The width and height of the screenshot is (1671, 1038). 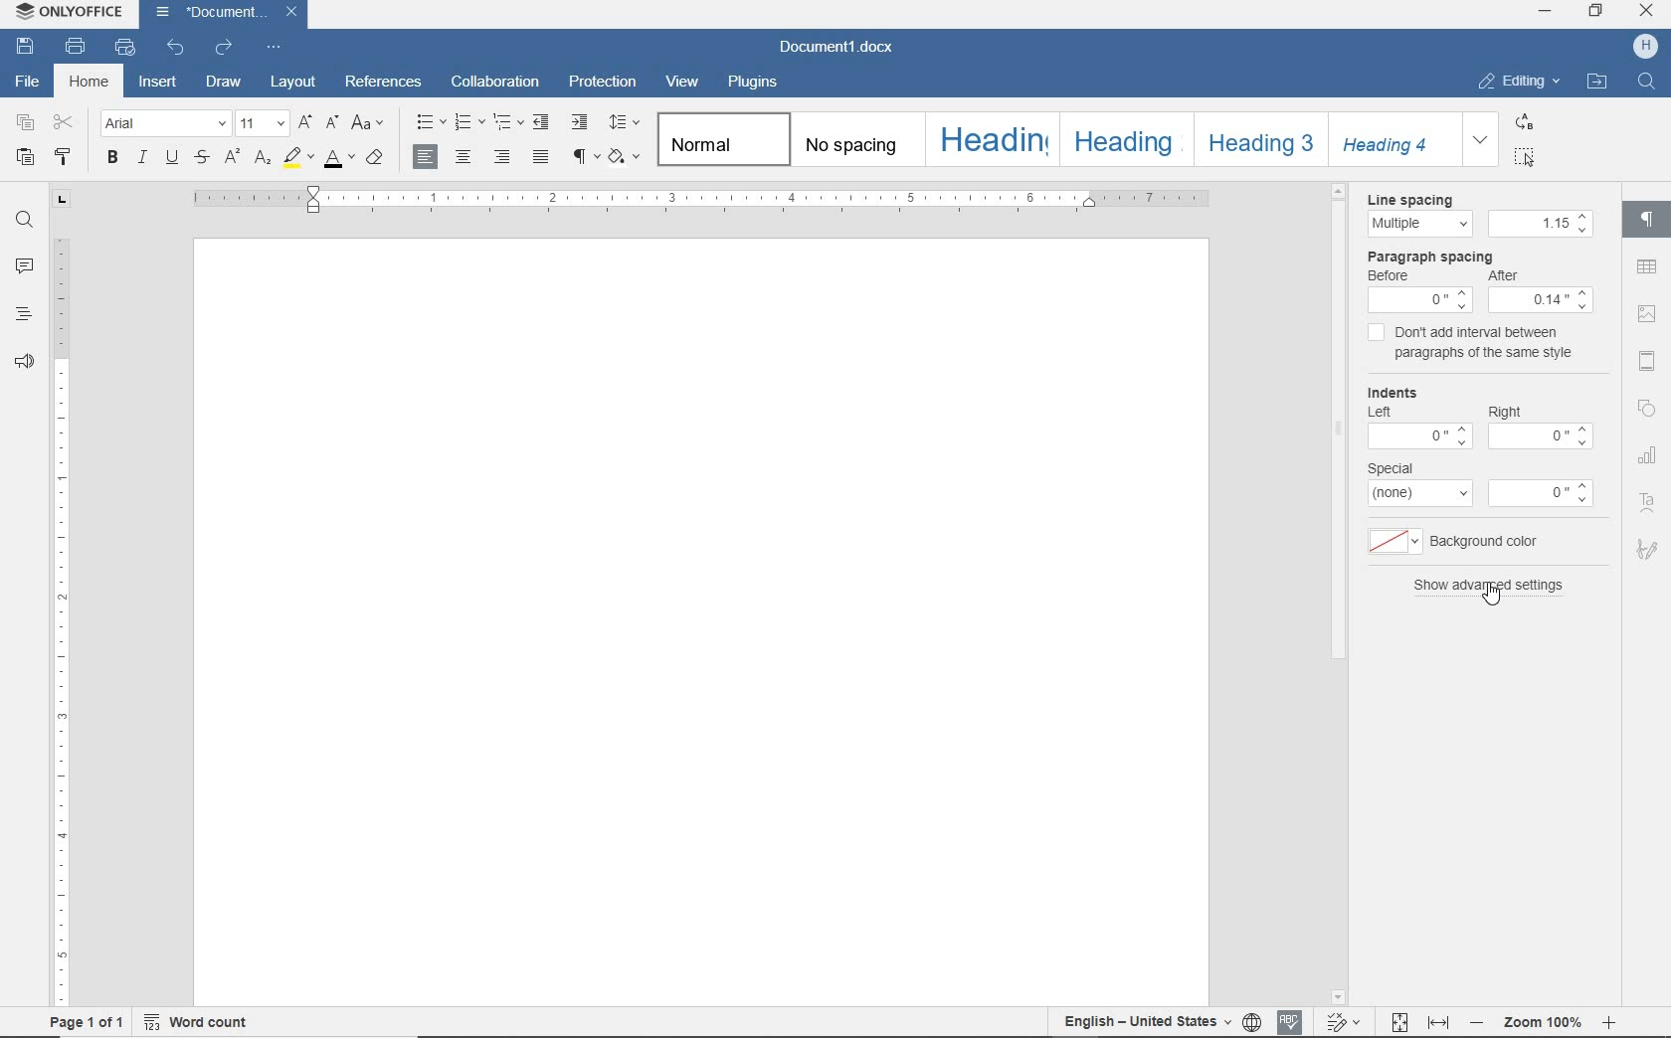 What do you see at coordinates (584, 158) in the screenshot?
I see `nonprinting characters` at bounding box center [584, 158].